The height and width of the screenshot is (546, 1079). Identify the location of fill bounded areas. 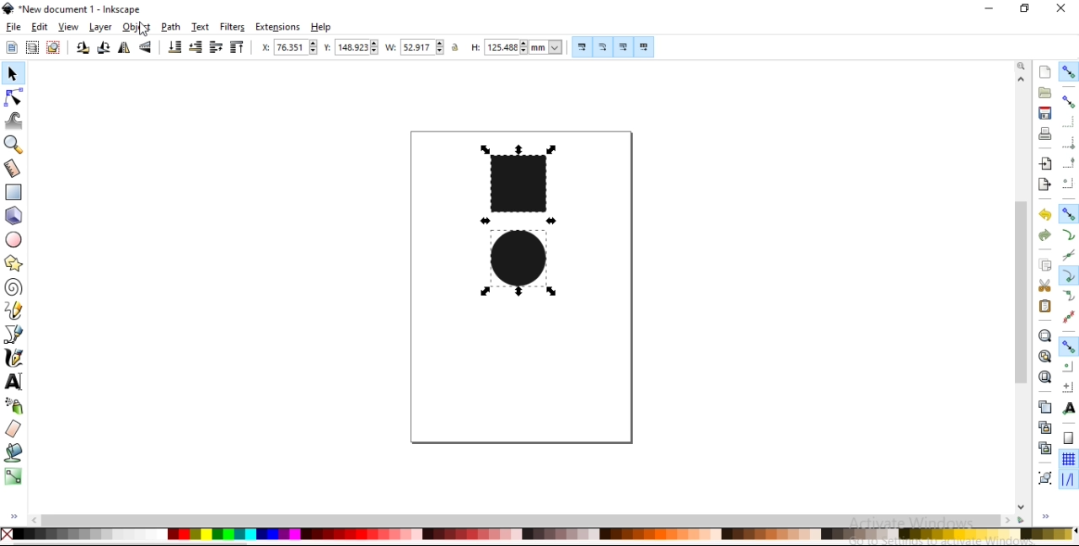
(14, 453).